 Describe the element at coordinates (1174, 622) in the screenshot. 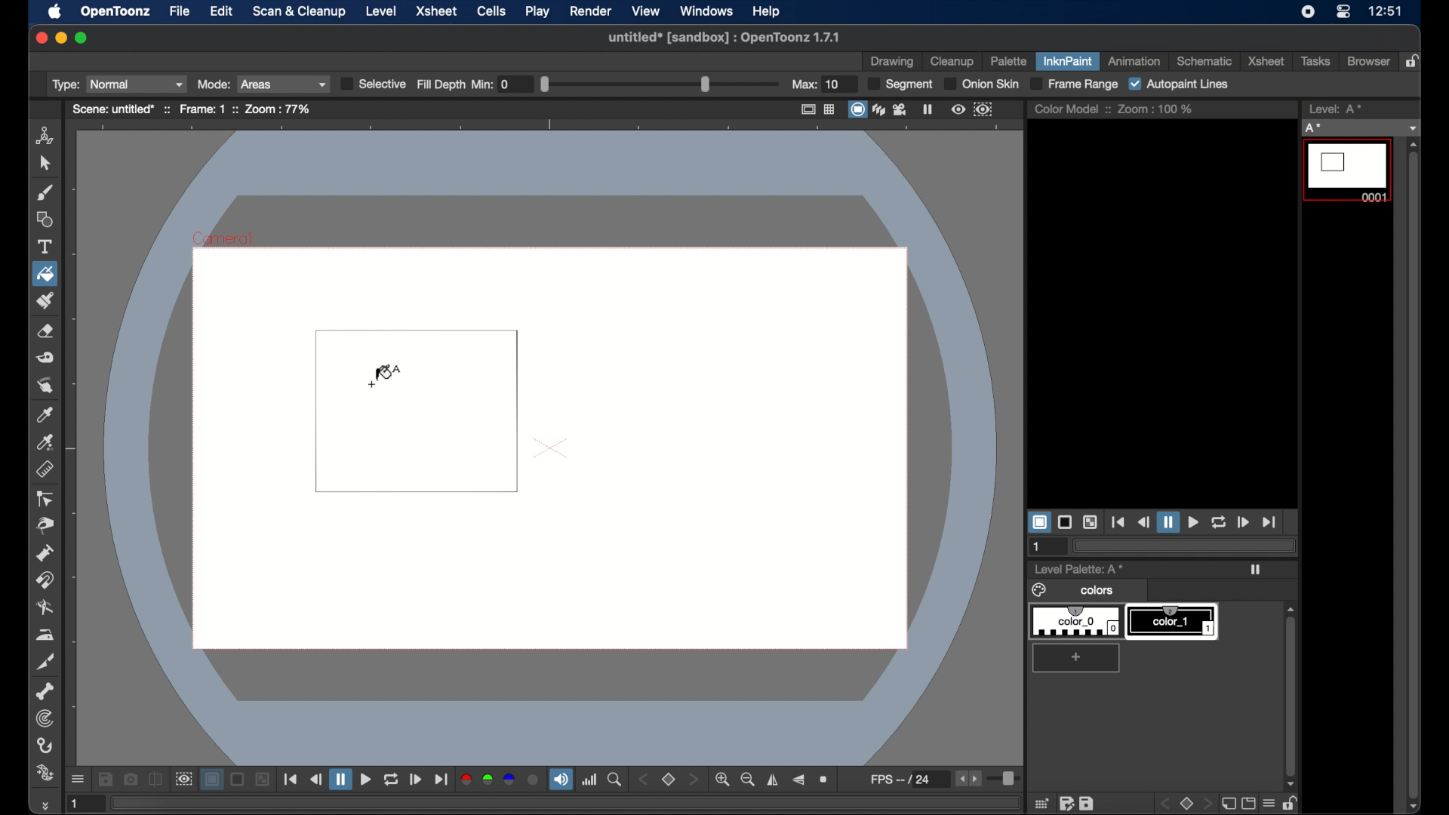

I see `color_1` at that location.